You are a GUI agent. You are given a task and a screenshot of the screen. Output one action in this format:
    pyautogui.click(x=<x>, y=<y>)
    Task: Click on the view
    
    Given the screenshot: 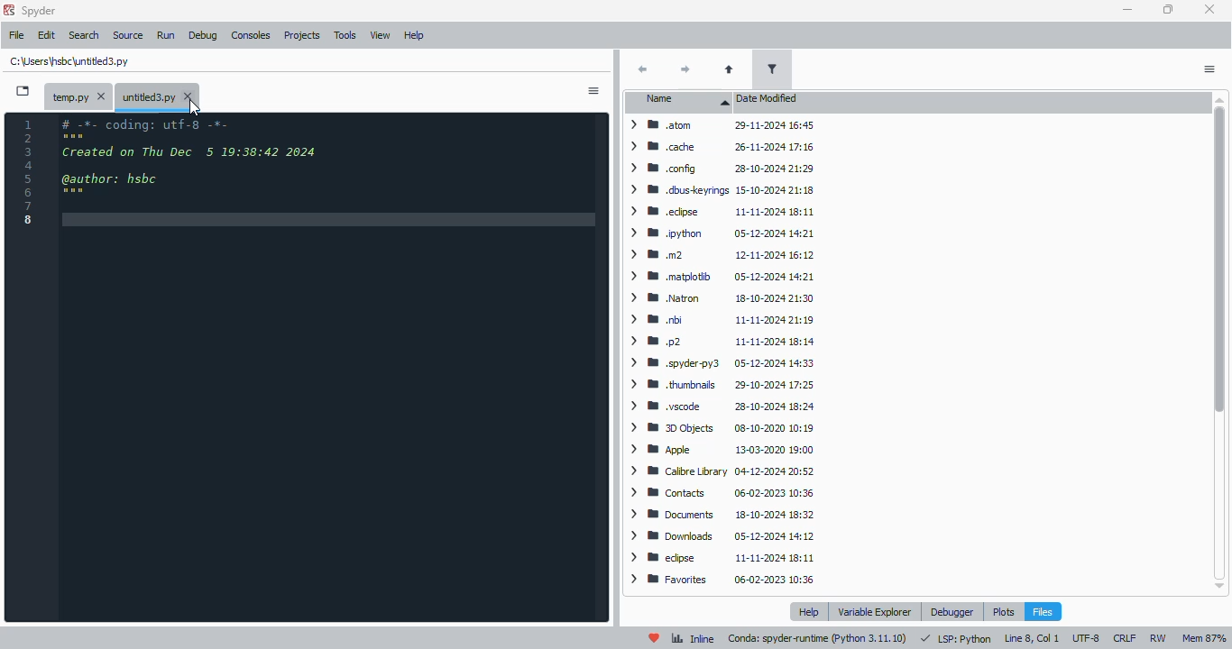 What is the action you would take?
    pyautogui.click(x=382, y=36)
    